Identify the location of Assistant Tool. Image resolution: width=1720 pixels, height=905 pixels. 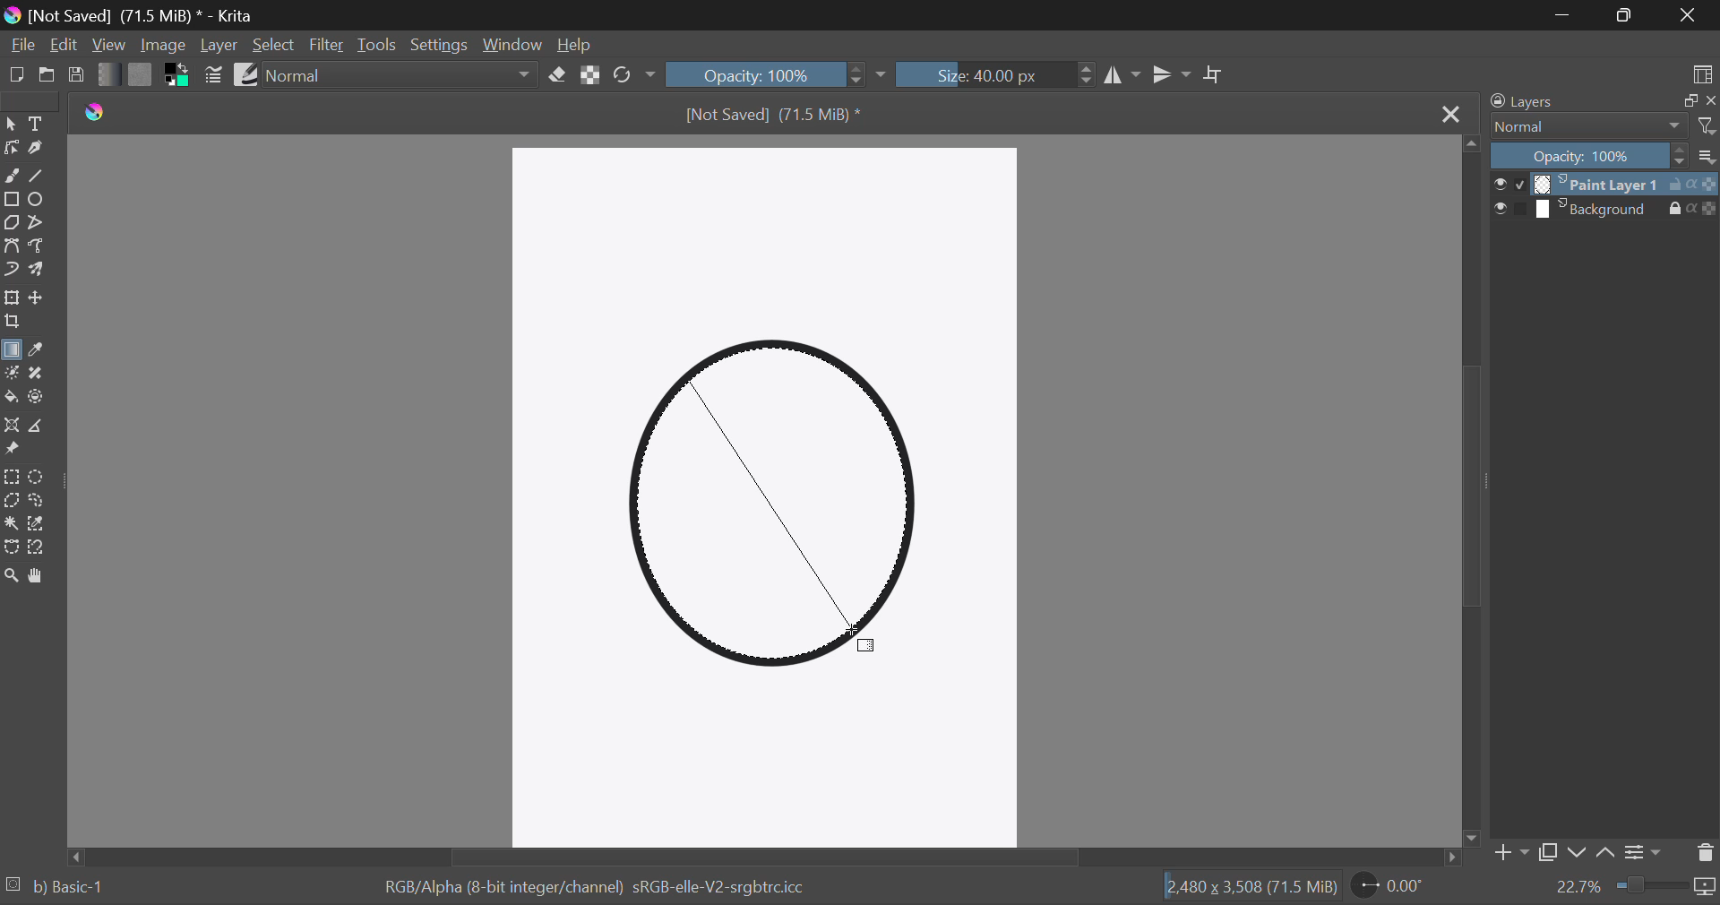
(12, 424).